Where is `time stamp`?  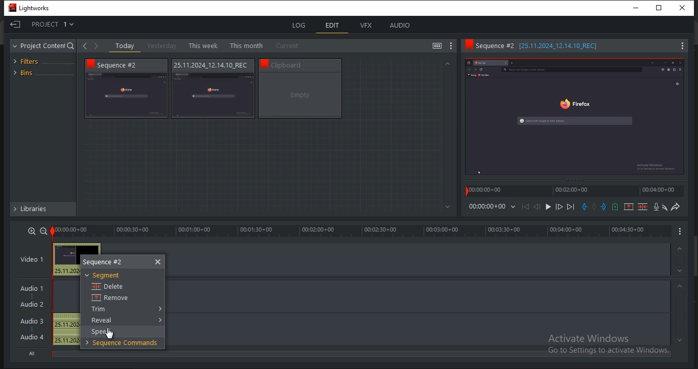 time stamp is located at coordinates (486, 191).